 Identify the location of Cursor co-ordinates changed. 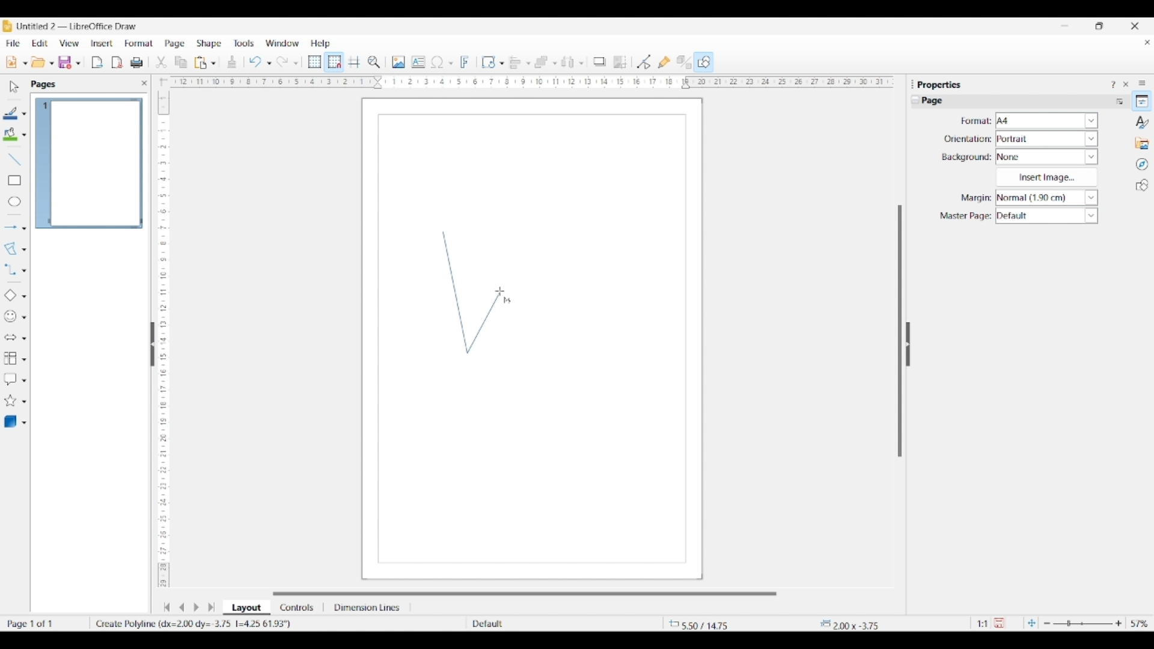
(701, 624).